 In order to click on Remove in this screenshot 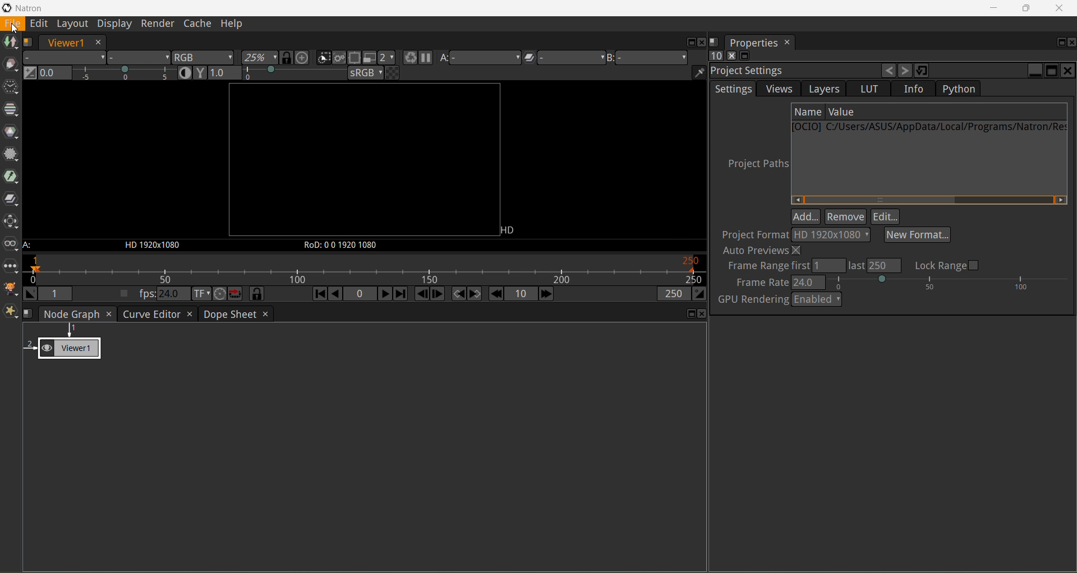, I will do `click(845, 216)`.